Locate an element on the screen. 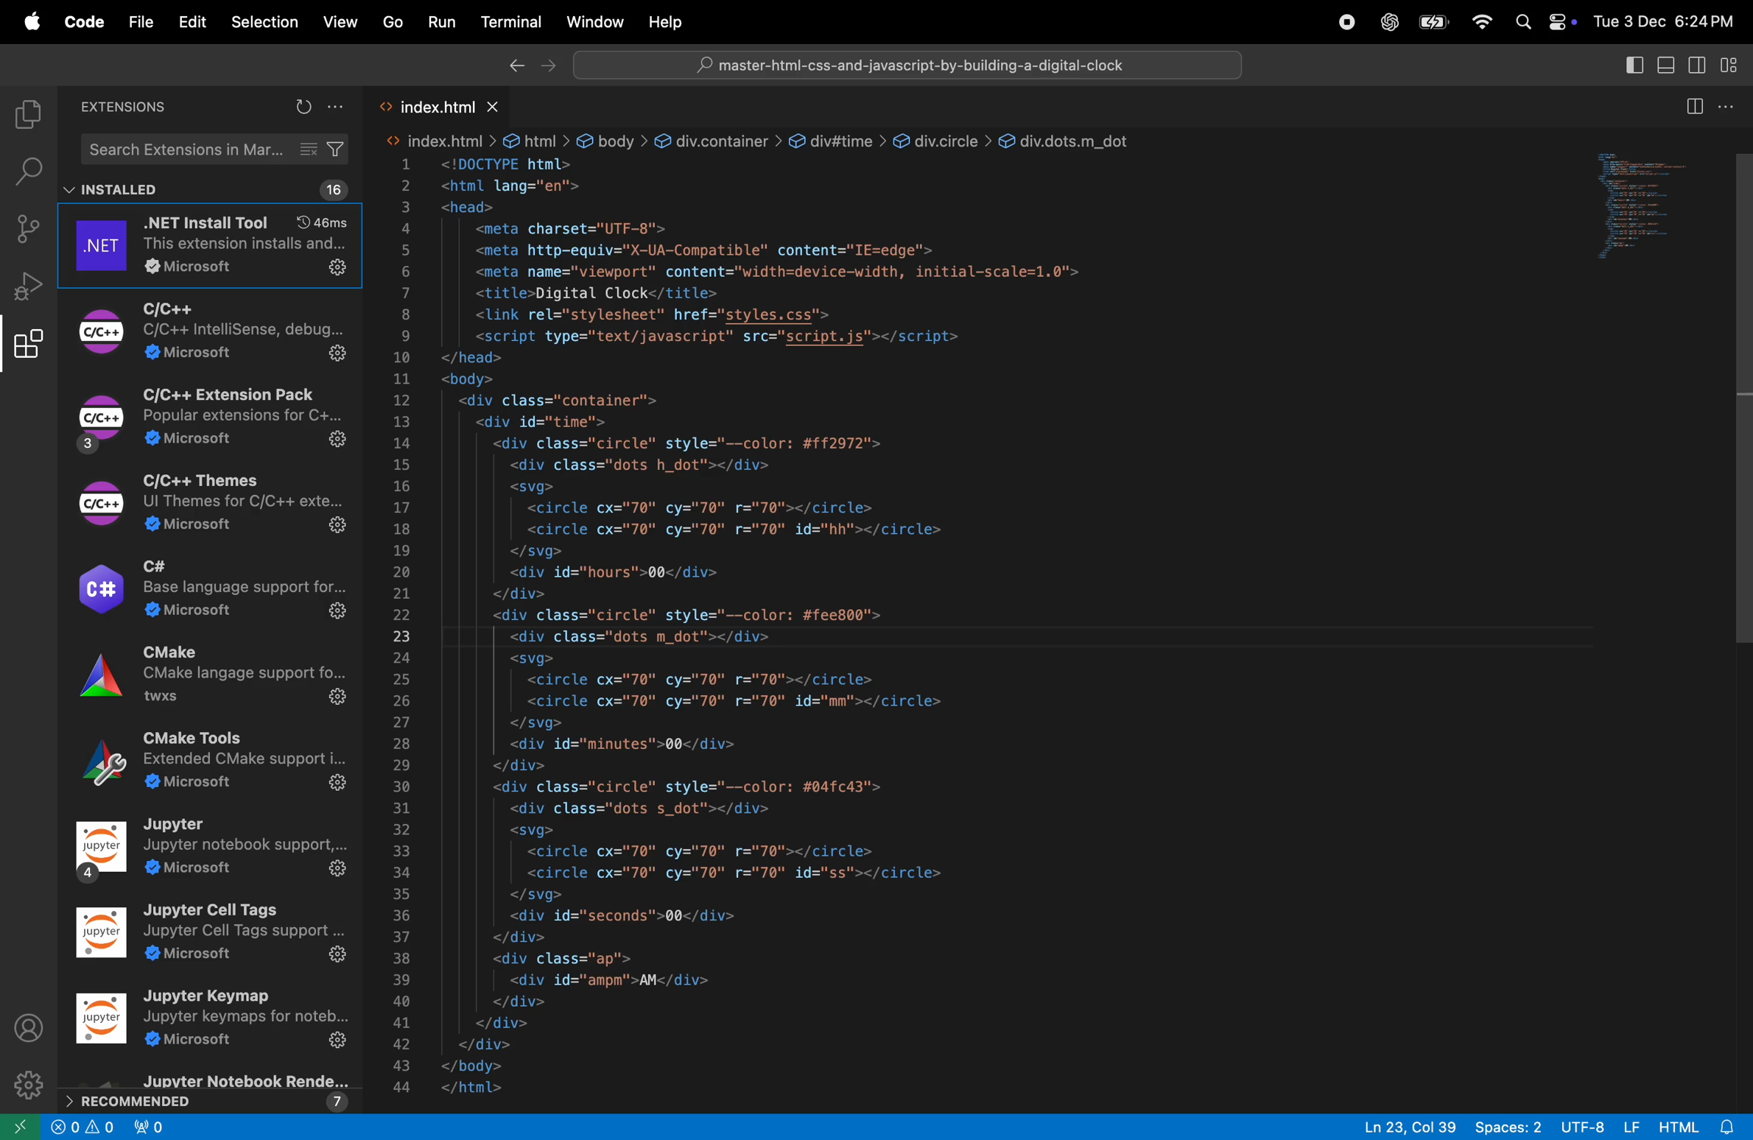 The height and width of the screenshot is (1140, 1753). vertical scroll bar is located at coordinates (1735, 407).